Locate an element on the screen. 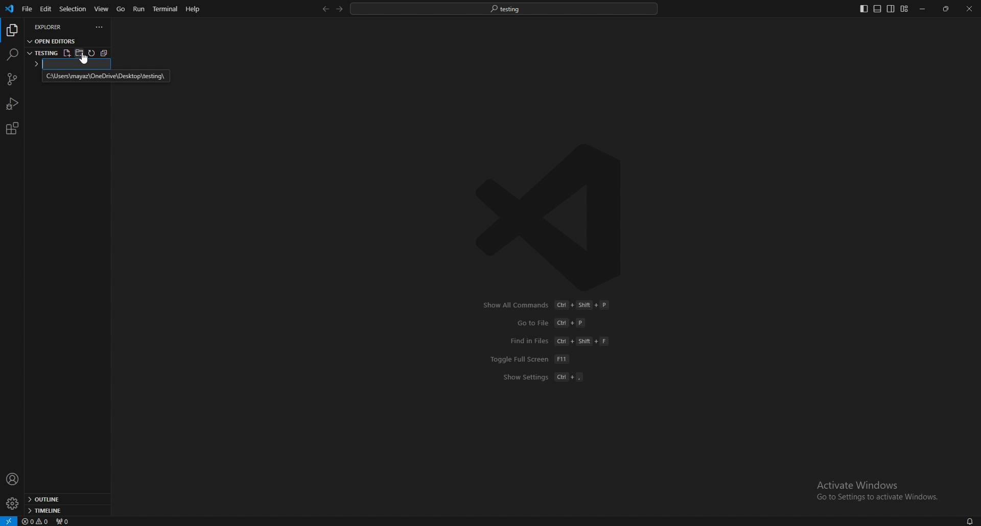  view is located at coordinates (102, 8).